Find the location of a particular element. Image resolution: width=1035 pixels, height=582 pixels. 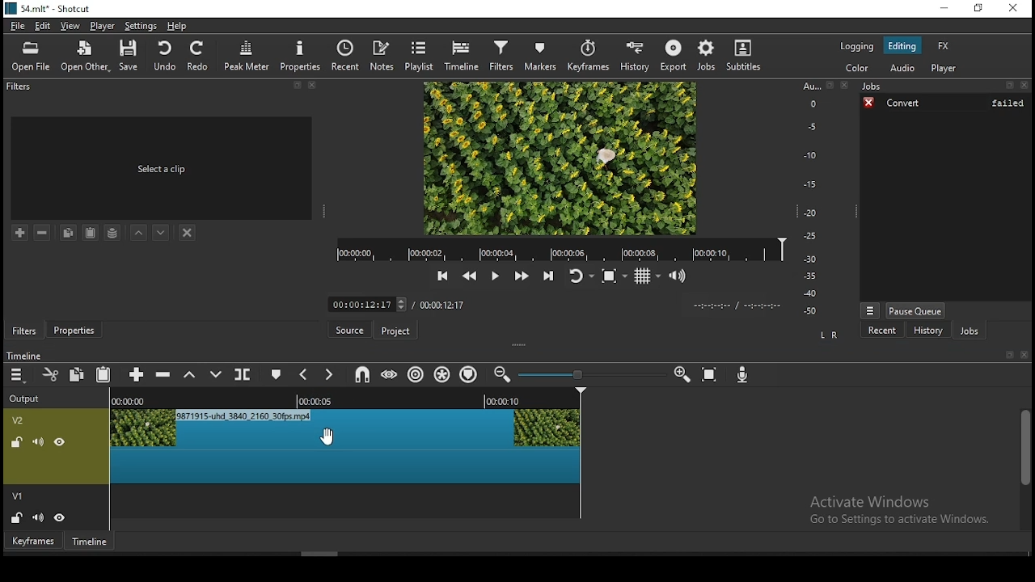

video track is located at coordinates (345, 506).